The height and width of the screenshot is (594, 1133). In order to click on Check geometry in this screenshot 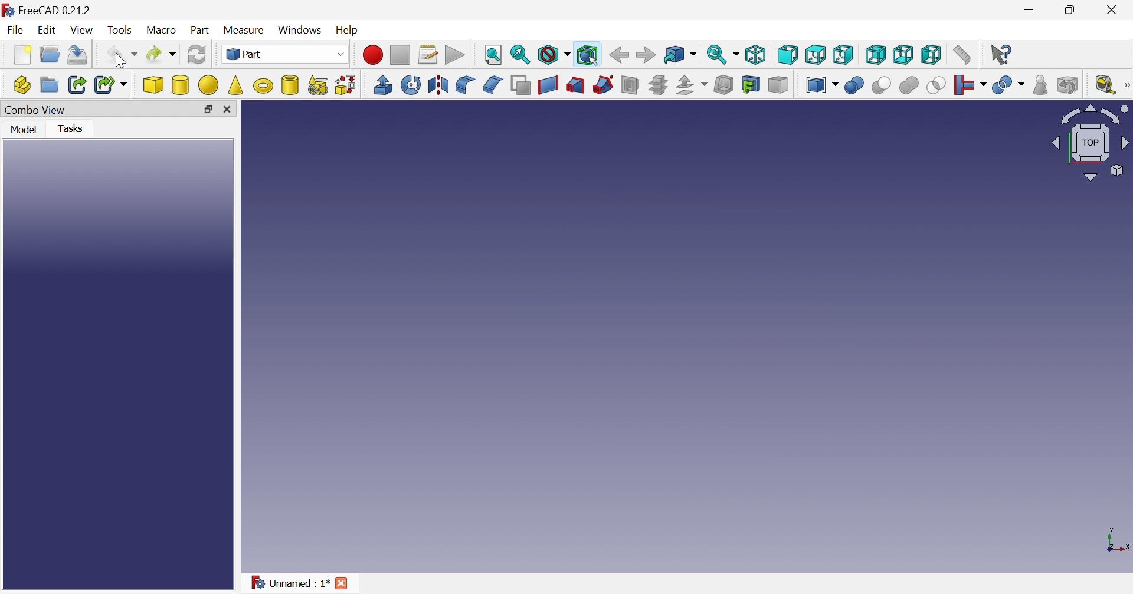, I will do `click(1042, 85)`.